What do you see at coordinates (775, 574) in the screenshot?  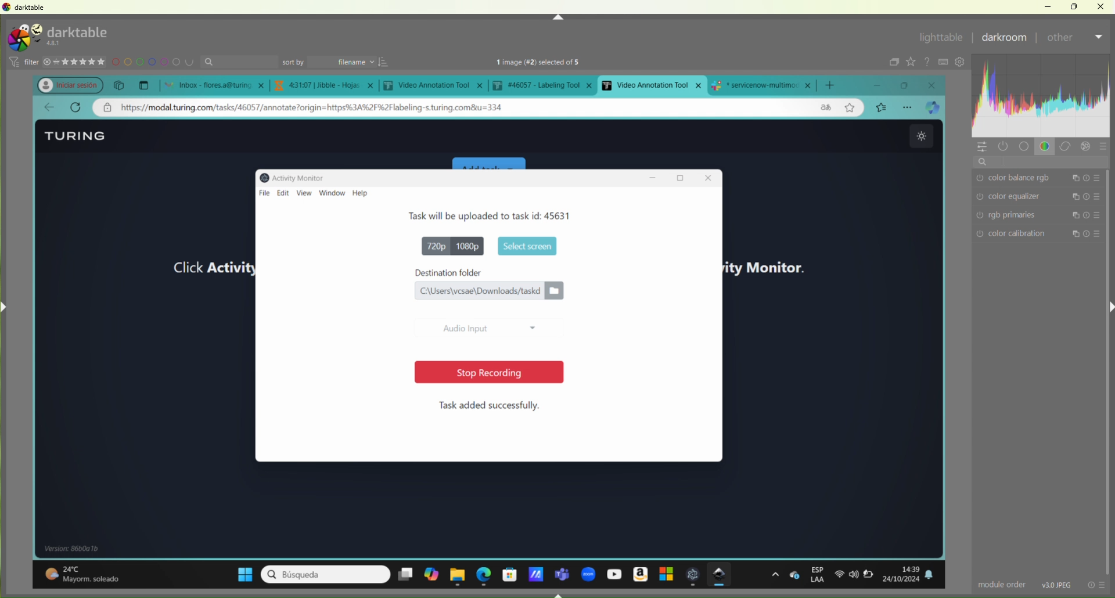 I see `options` at bounding box center [775, 574].